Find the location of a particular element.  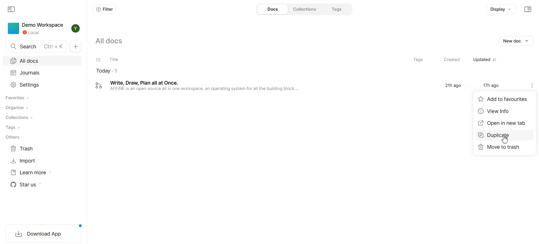

Add to favorites is located at coordinates (504, 99).